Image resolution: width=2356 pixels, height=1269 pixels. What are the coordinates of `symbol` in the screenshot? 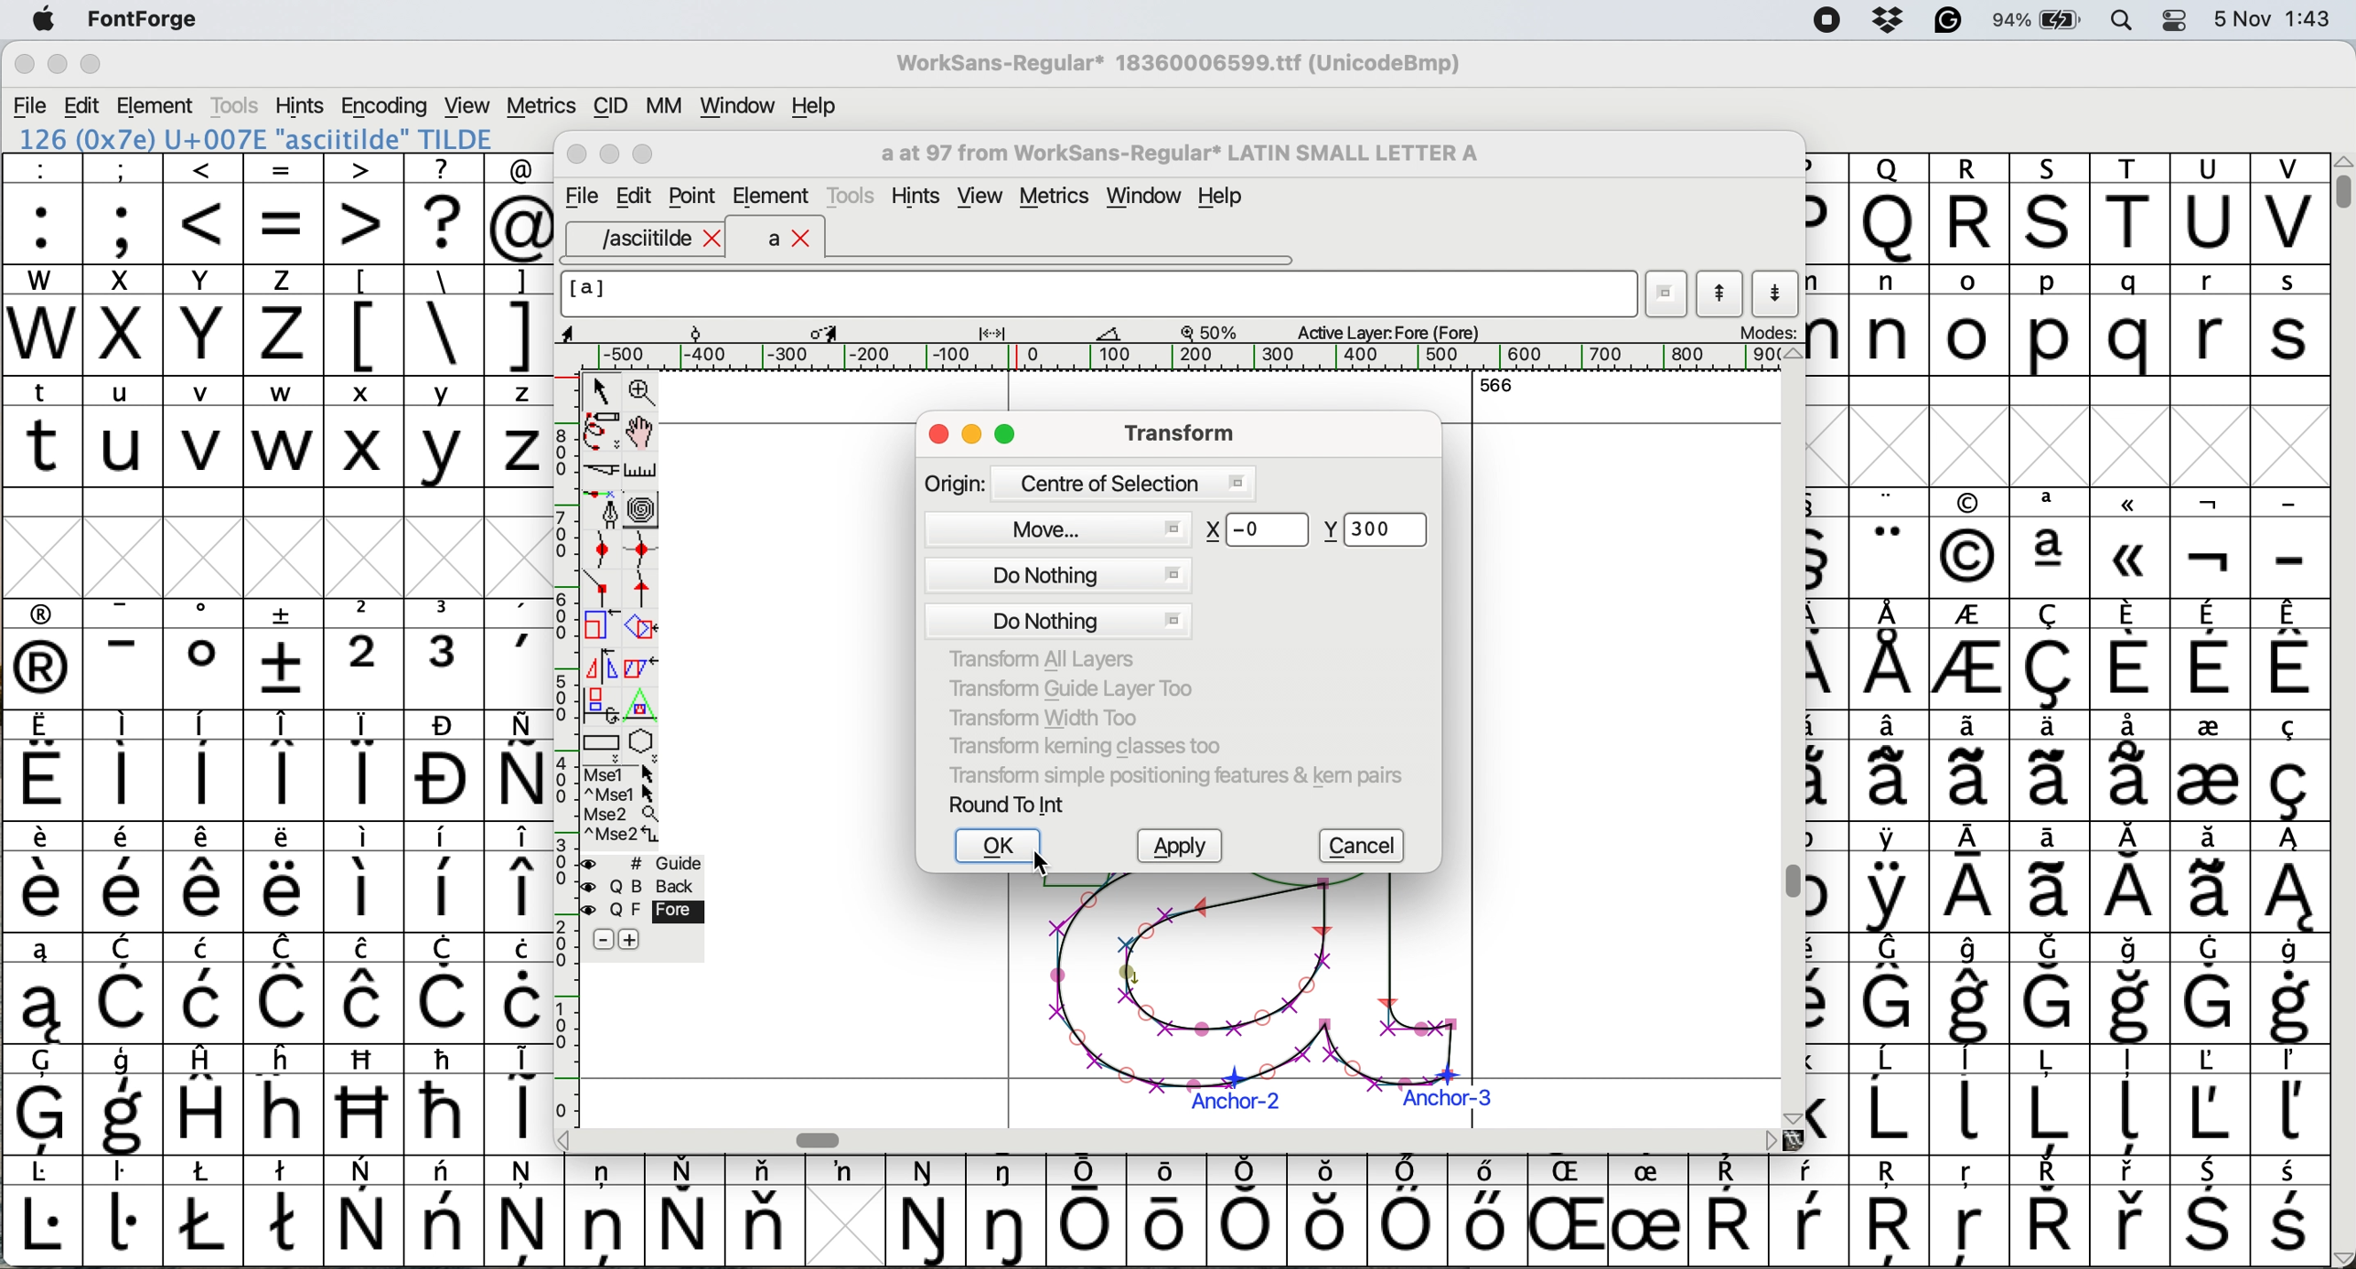 It's located at (844, 1171).